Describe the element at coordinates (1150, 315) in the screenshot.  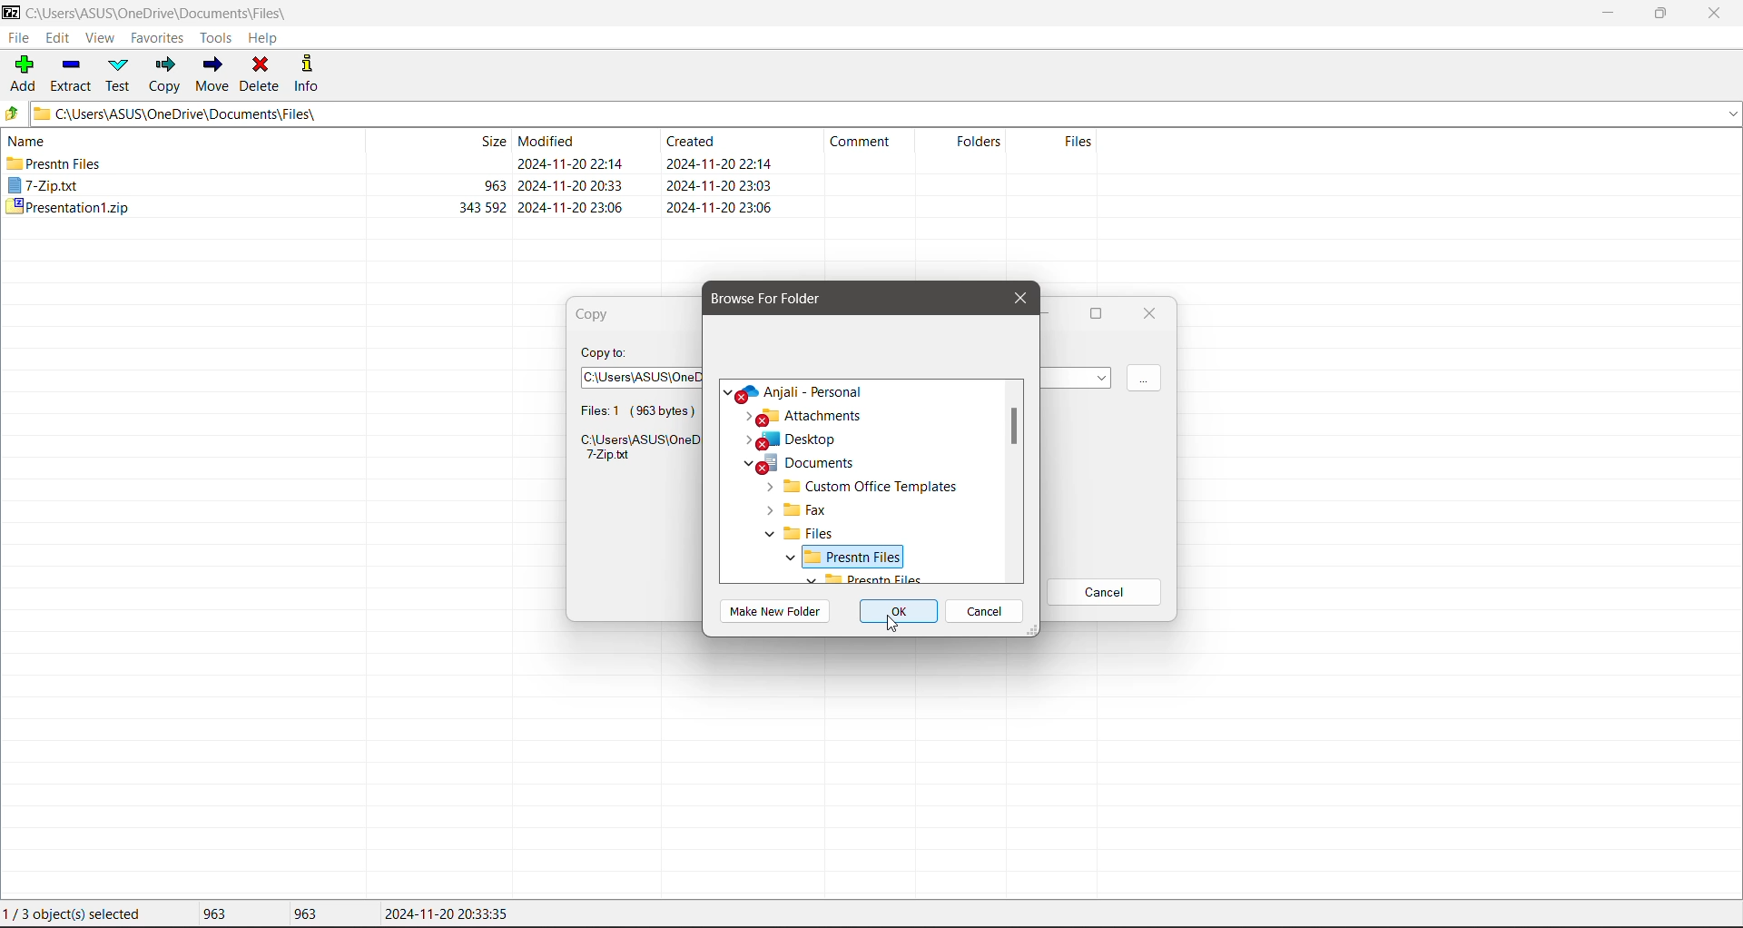
I see `Close` at that location.